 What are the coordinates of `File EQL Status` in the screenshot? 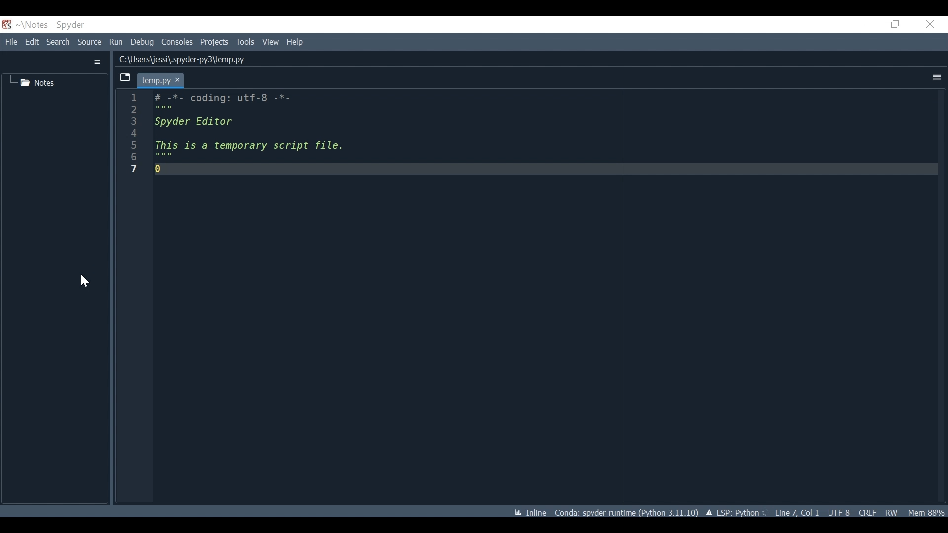 It's located at (868, 511).